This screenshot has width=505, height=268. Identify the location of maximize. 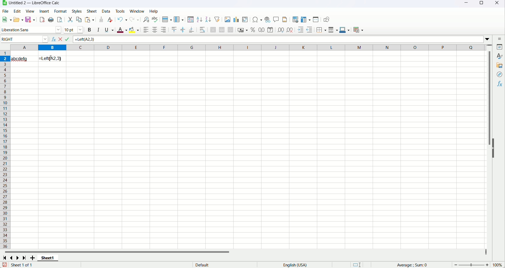
(480, 3).